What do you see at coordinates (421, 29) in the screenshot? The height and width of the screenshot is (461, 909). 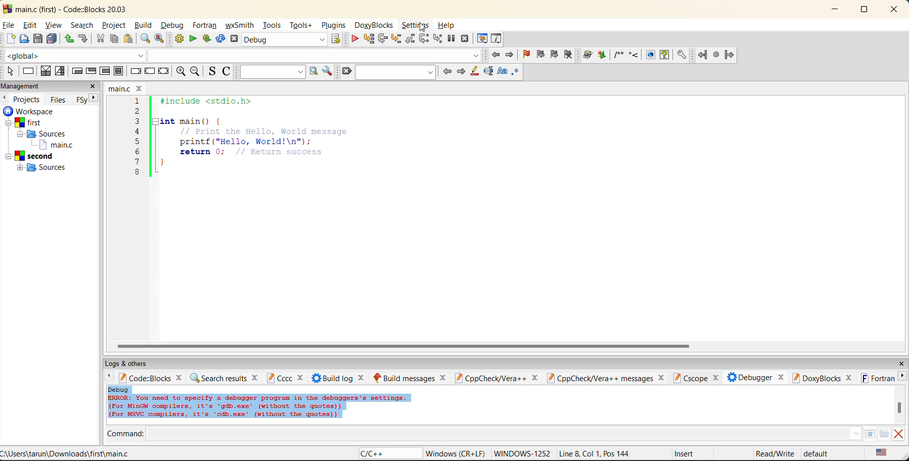 I see `Cursor` at bounding box center [421, 29].